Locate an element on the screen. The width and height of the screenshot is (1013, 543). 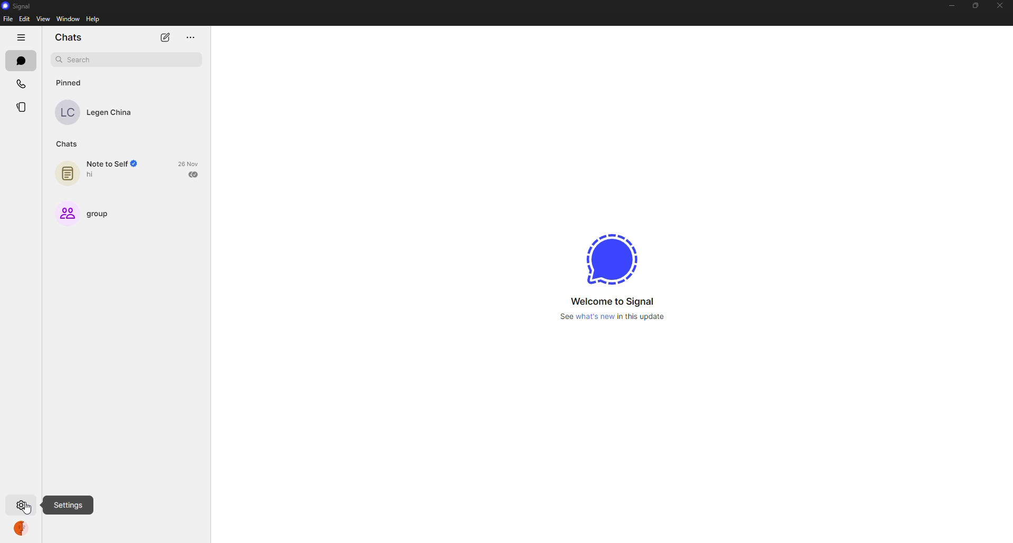
group is located at coordinates (84, 214).